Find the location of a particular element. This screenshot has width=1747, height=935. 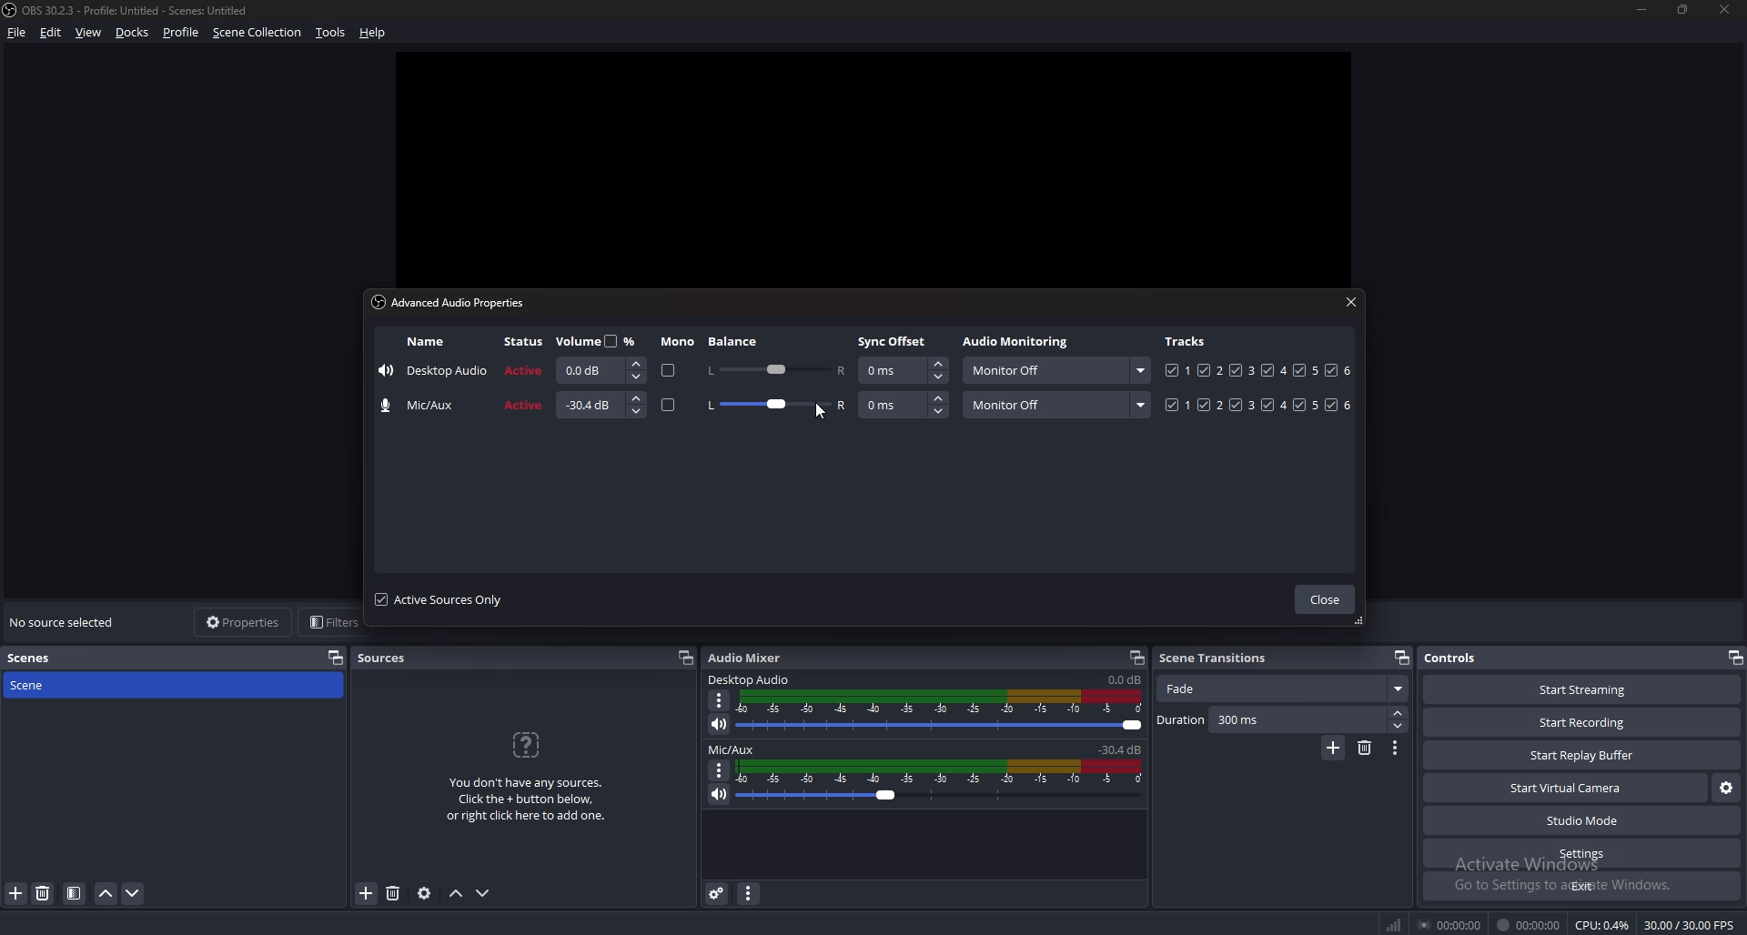

monitor off is located at coordinates (1056, 404).